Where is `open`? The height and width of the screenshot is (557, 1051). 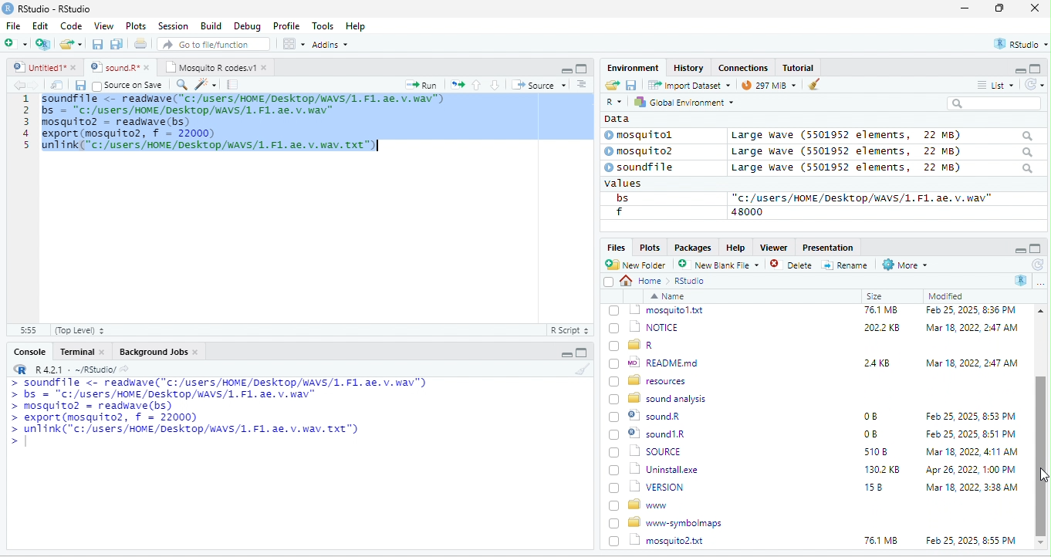 open is located at coordinates (57, 85).